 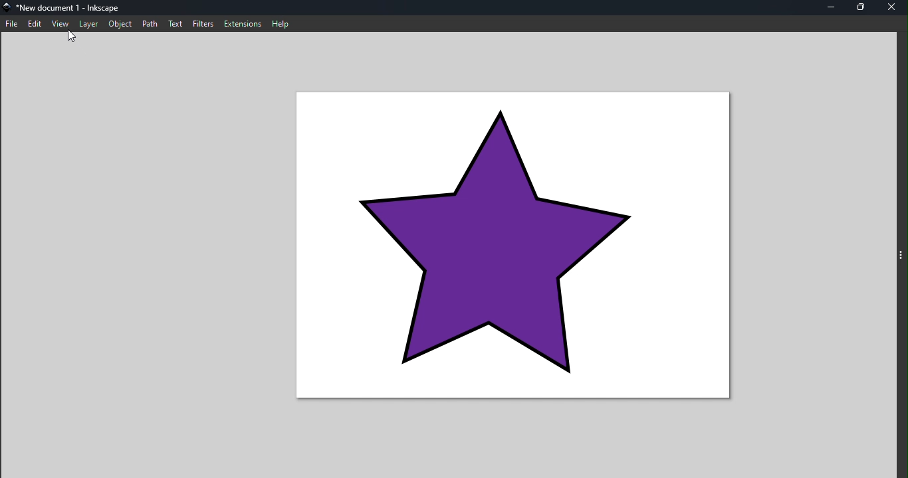 What do you see at coordinates (175, 24) in the screenshot?
I see `Text` at bounding box center [175, 24].